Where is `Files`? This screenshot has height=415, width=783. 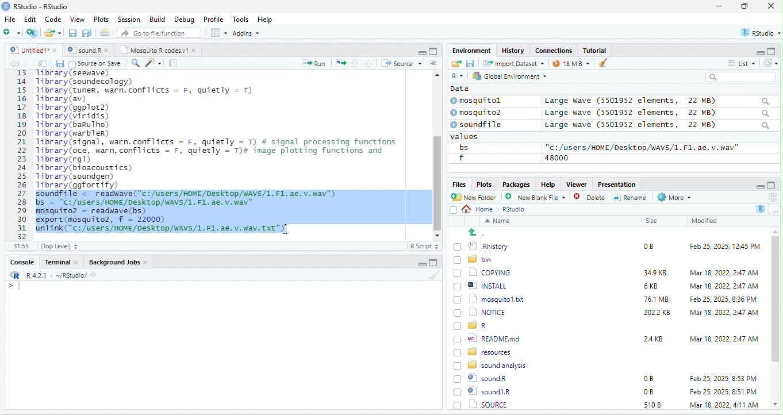
Files is located at coordinates (457, 184).